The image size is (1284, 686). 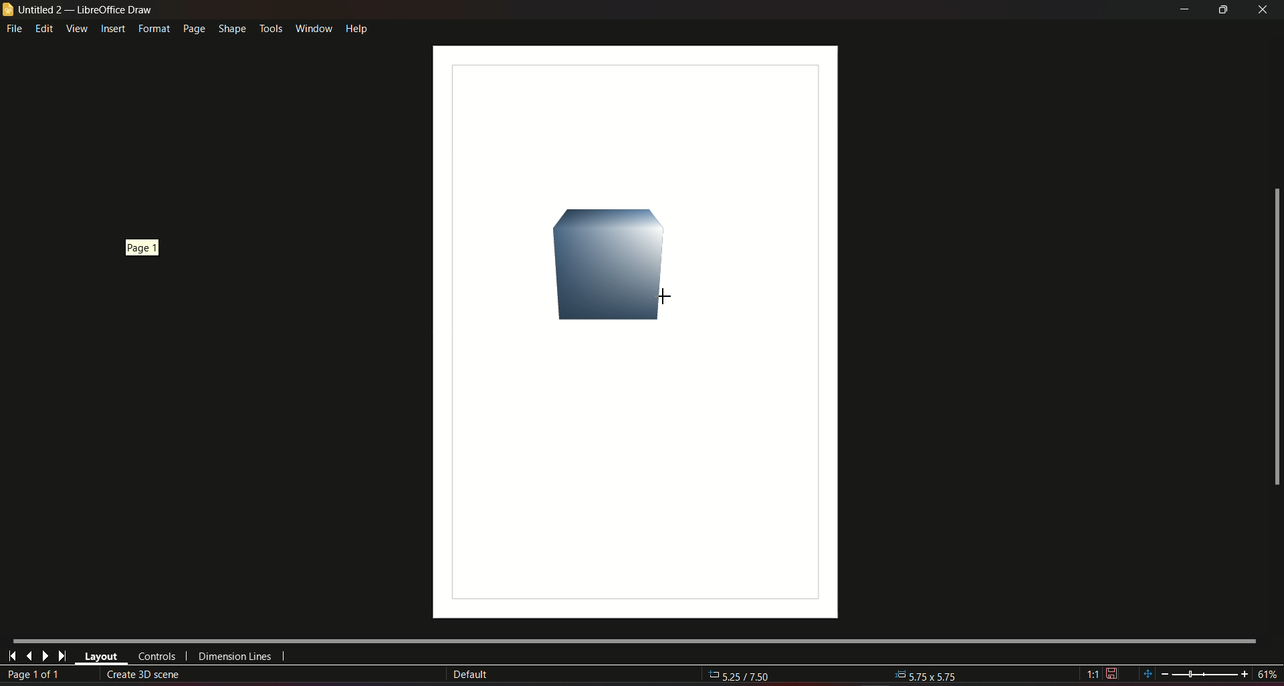 What do you see at coordinates (15, 29) in the screenshot?
I see `file` at bounding box center [15, 29].